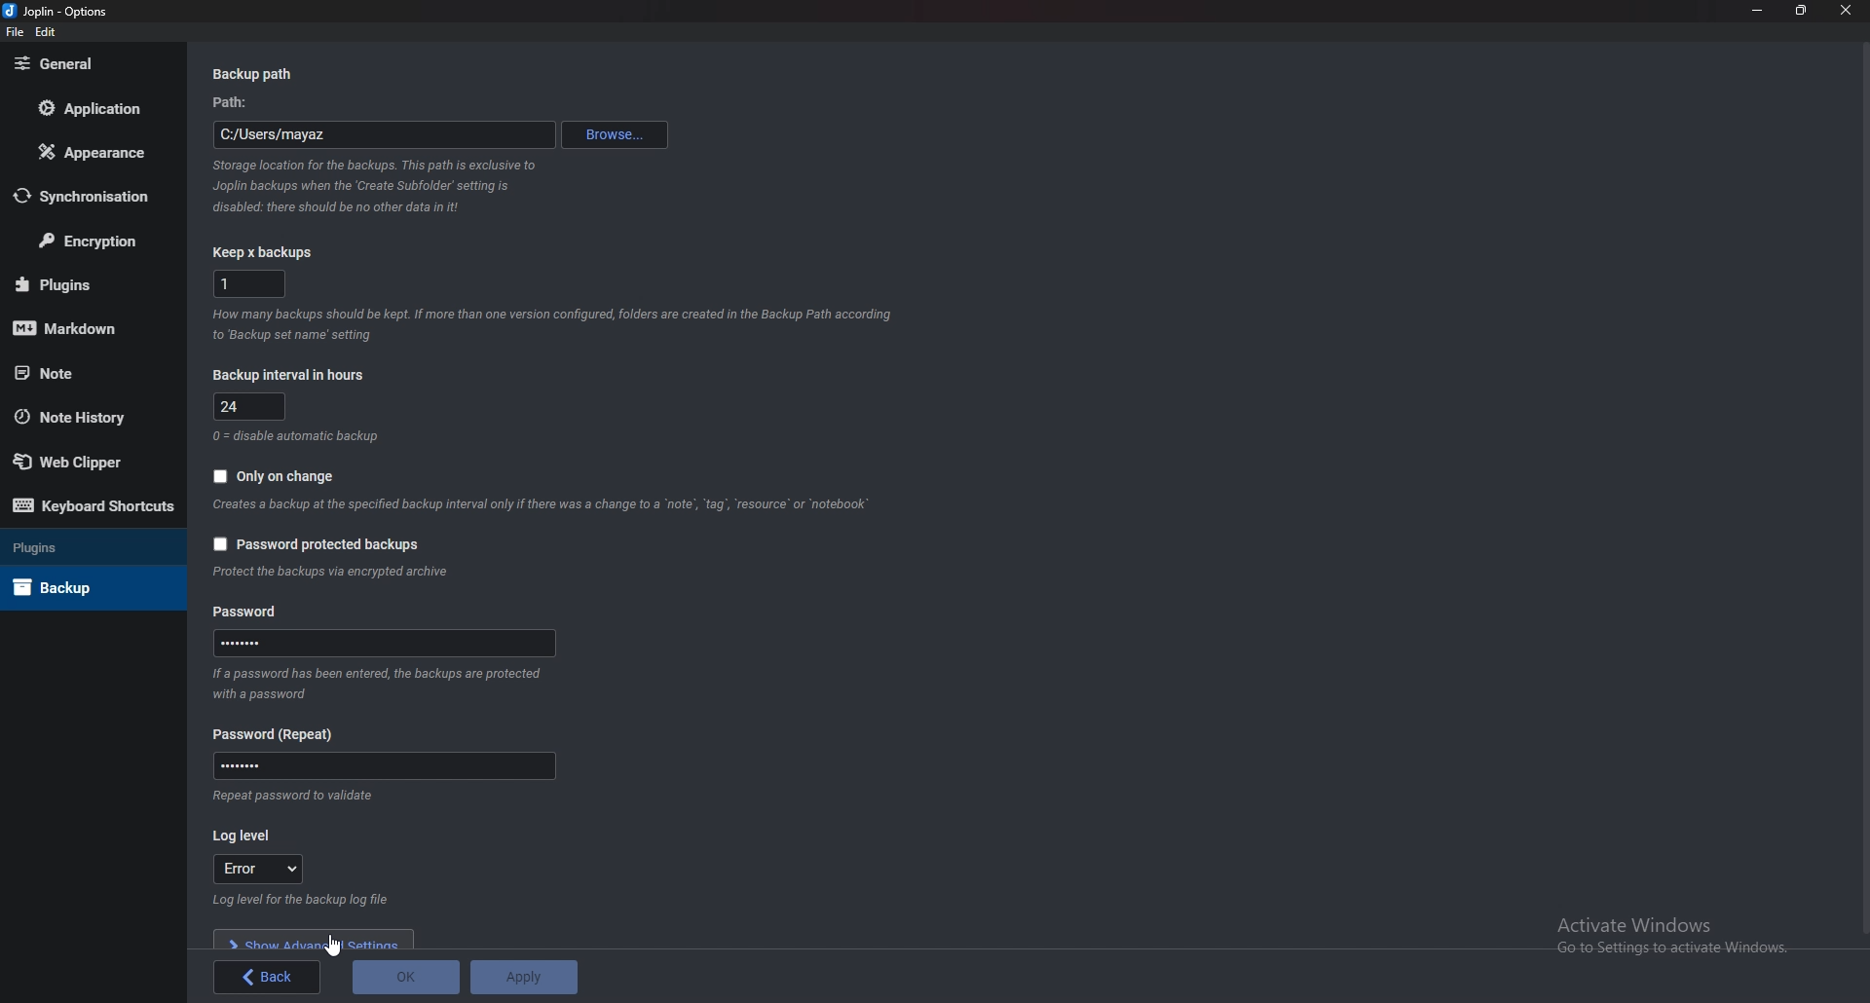 This screenshot has height=1003, width=1870. What do you see at coordinates (261, 74) in the screenshot?
I see `backup path` at bounding box center [261, 74].